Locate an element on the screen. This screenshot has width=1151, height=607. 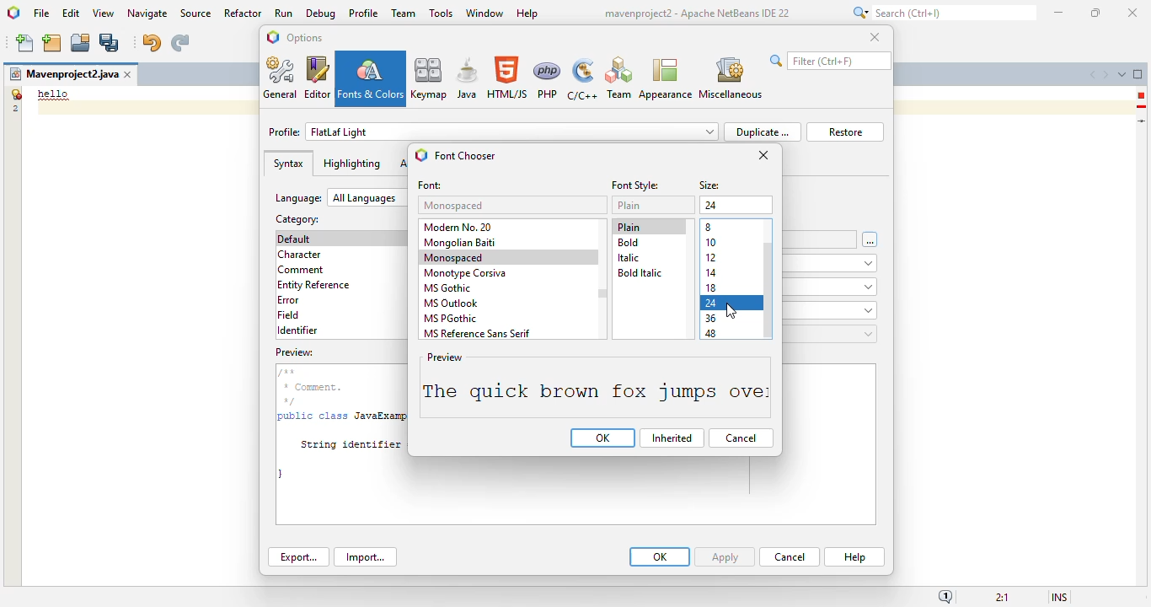
close window is located at coordinates (129, 74).